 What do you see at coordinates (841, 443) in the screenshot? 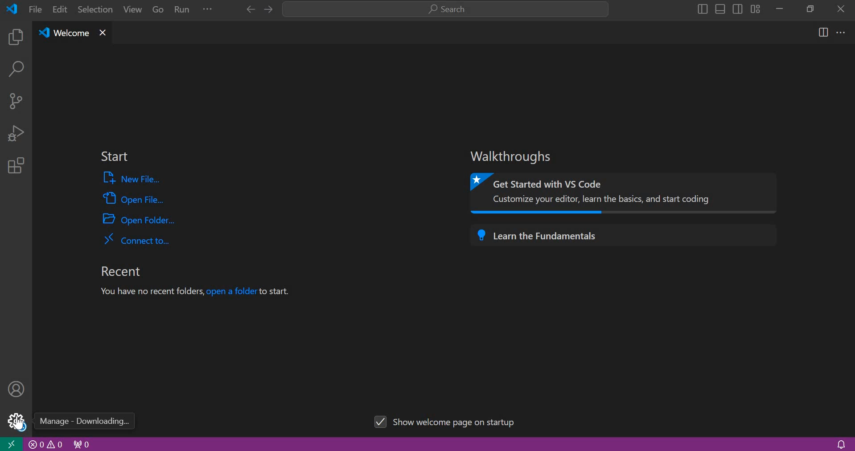
I see `no notifications` at bounding box center [841, 443].